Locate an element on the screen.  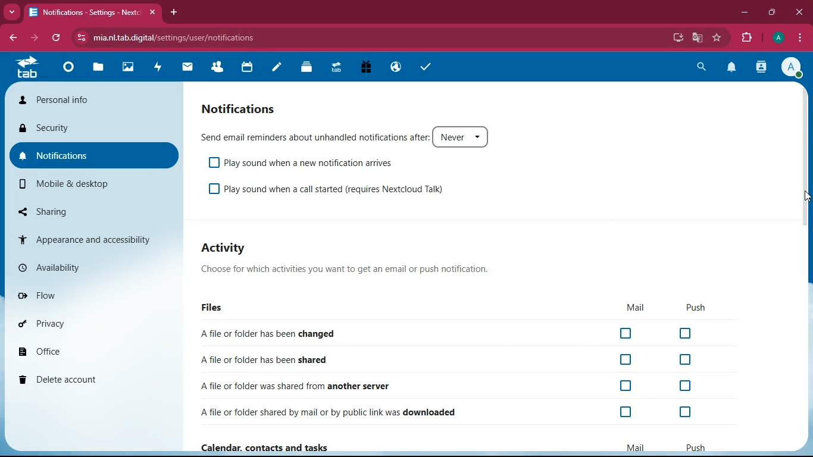
off is located at coordinates (689, 387).